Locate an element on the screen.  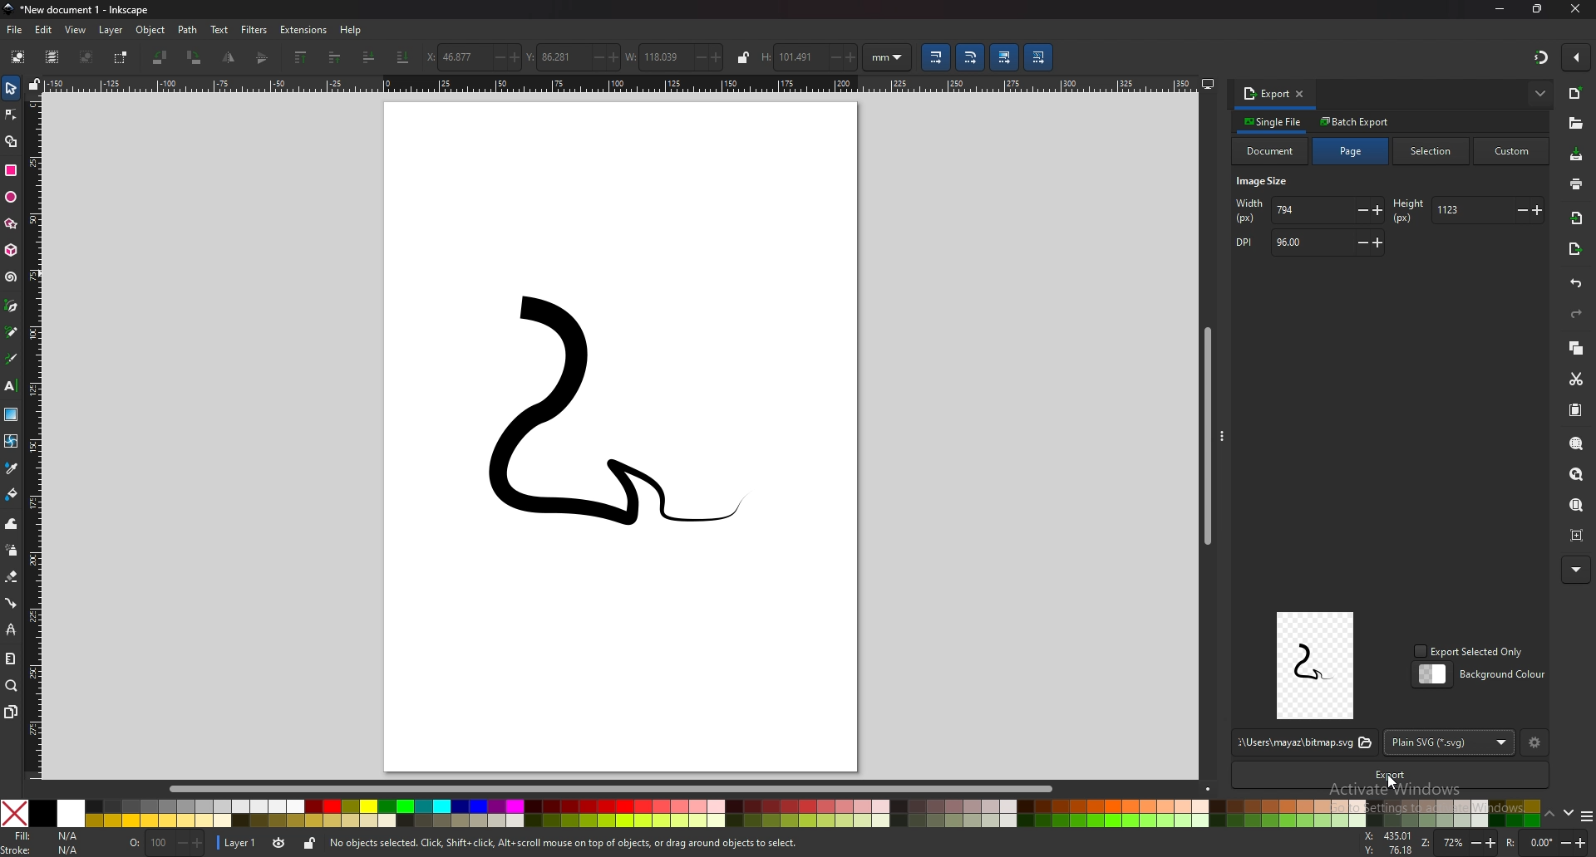
lock is located at coordinates (309, 843).